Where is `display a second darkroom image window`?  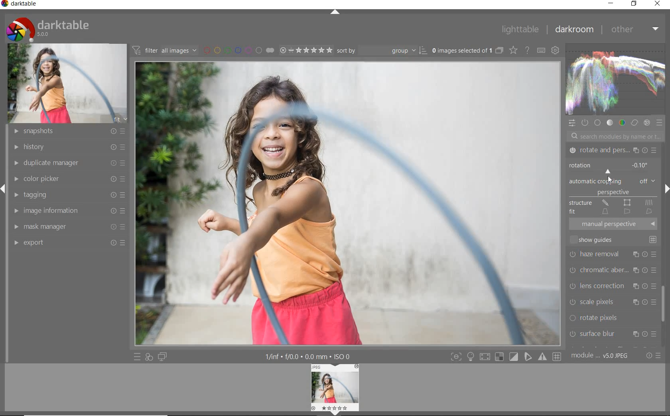
display a second darkroom image window is located at coordinates (162, 357).